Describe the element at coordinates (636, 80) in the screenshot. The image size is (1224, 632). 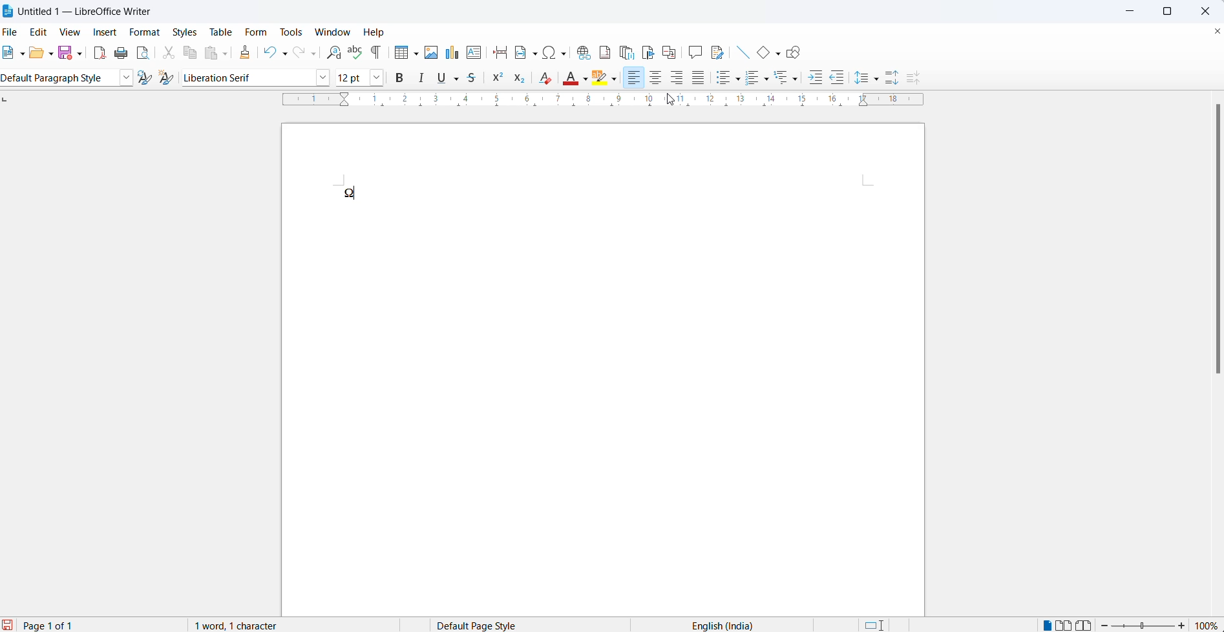
I see `text align left` at that location.